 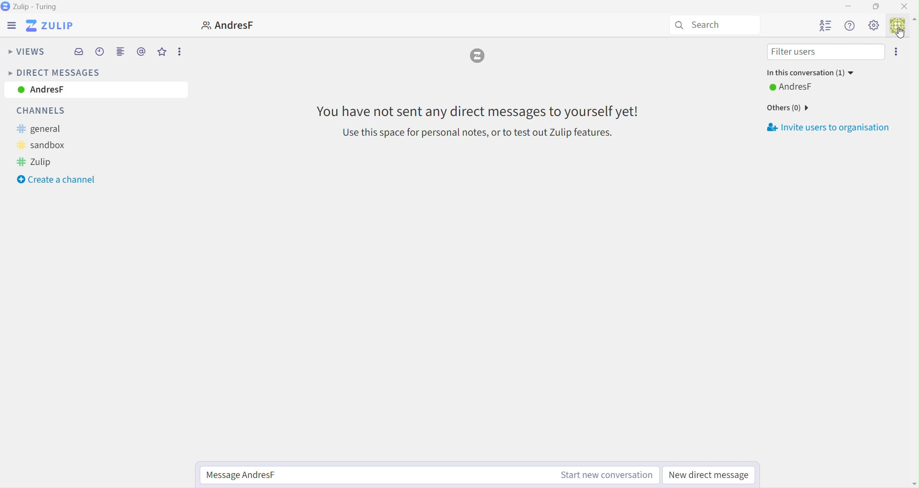 What do you see at coordinates (57, 180) in the screenshot?
I see `Create a Channel` at bounding box center [57, 180].